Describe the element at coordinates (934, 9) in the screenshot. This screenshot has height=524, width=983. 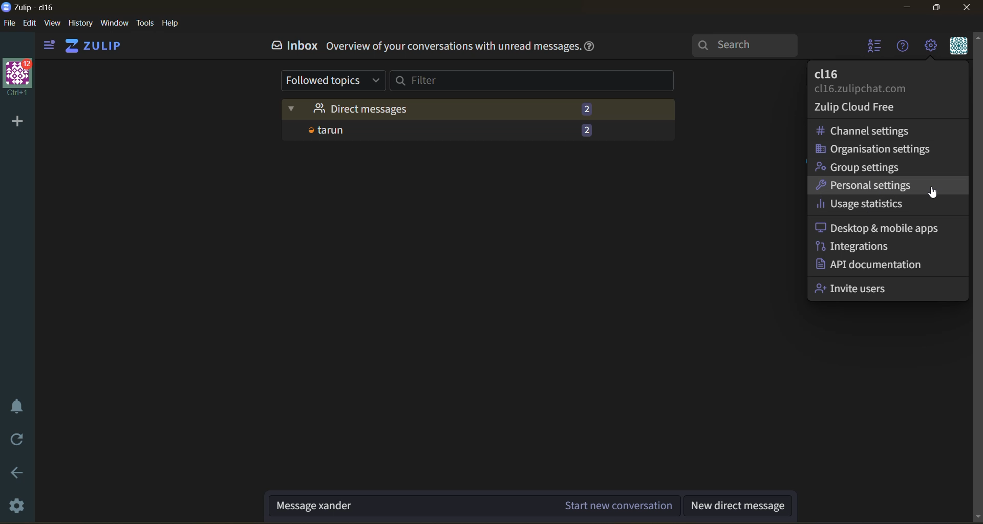
I see `maximize` at that location.